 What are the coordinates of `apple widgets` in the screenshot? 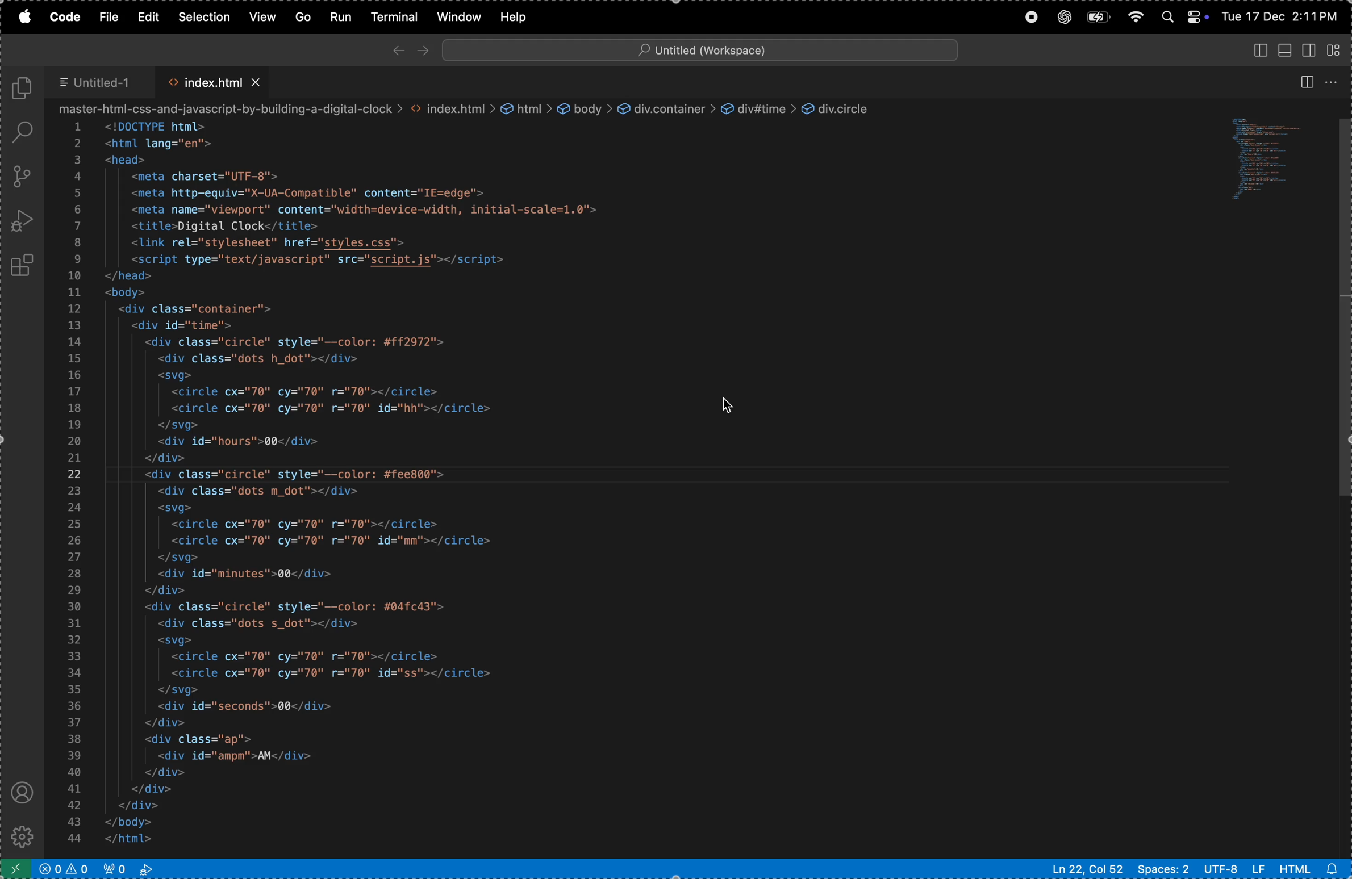 It's located at (1180, 14).